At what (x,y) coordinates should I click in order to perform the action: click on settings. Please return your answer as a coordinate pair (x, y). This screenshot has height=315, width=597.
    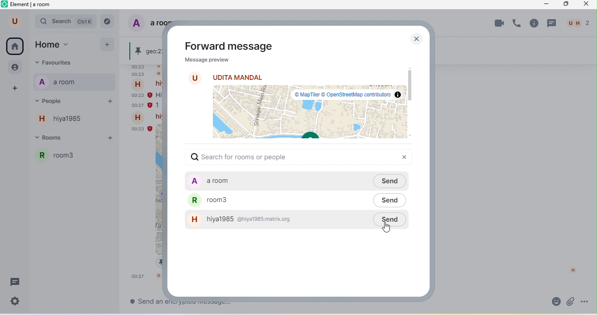
    Looking at the image, I should click on (16, 301).